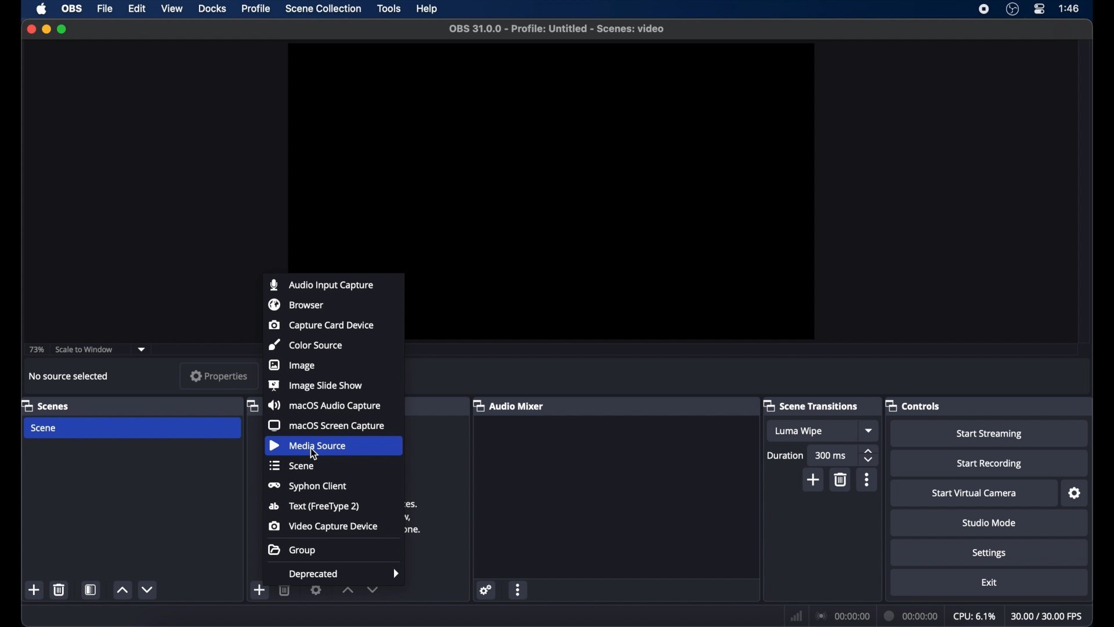 This screenshot has height=627, width=1114. Describe the element at coordinates (46, 29) in the screenshot. I see `minimize` at that location.